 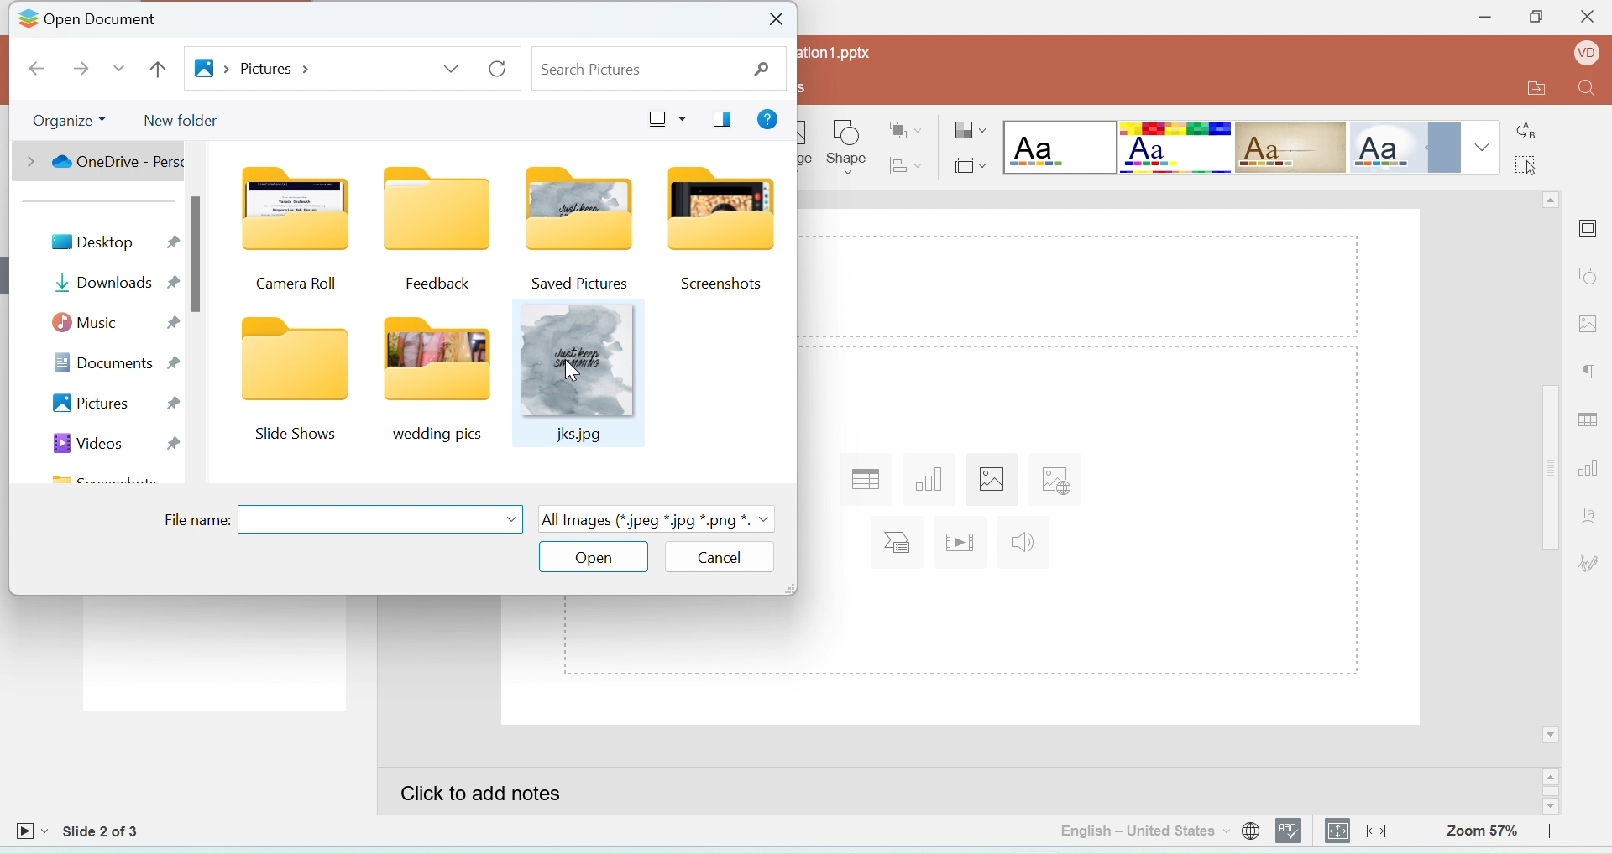 I want to click on Select slide size, so click(x=969, y=163).